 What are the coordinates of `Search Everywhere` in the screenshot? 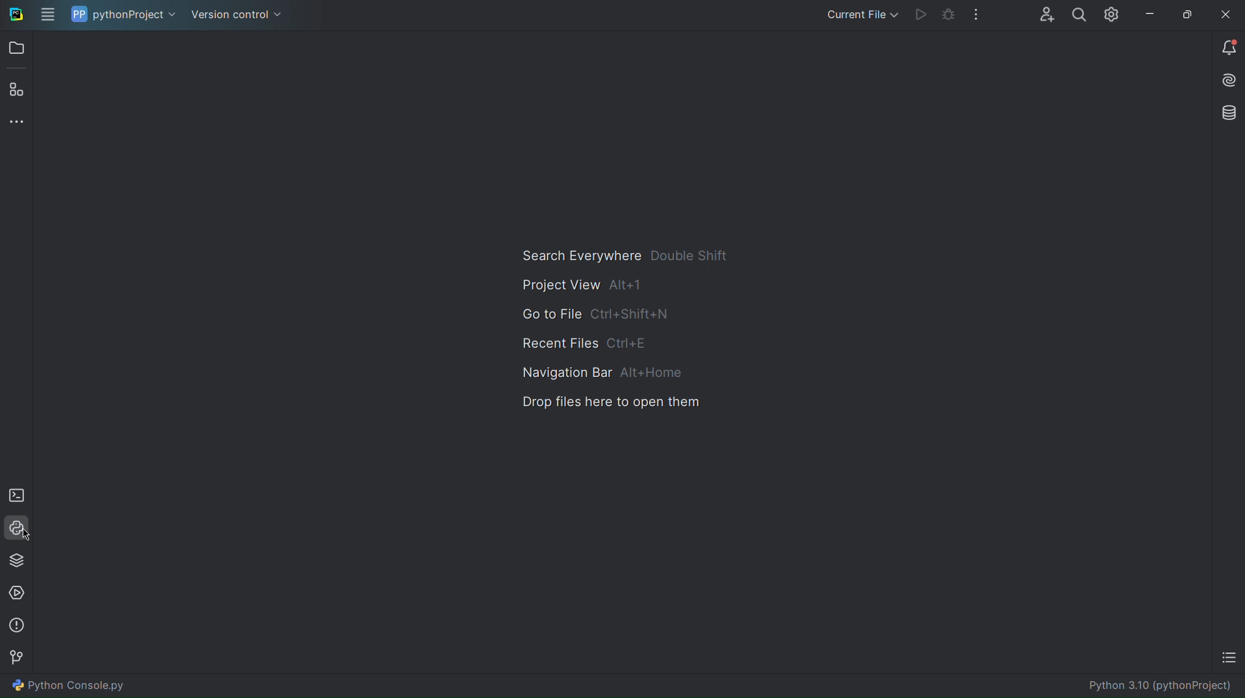 It's located at (624, 256).